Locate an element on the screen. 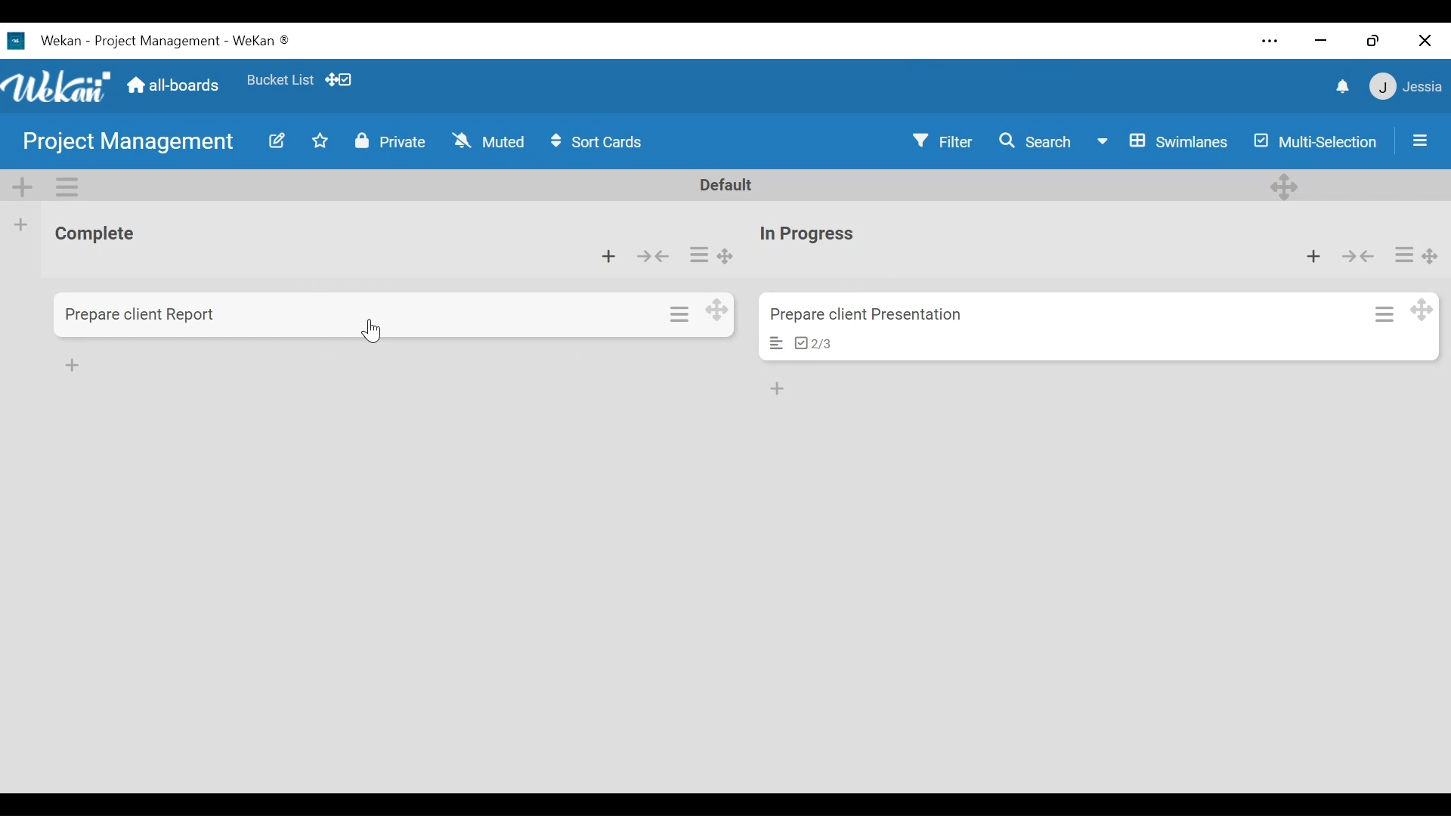  Private is located at coordinates (387, 142).